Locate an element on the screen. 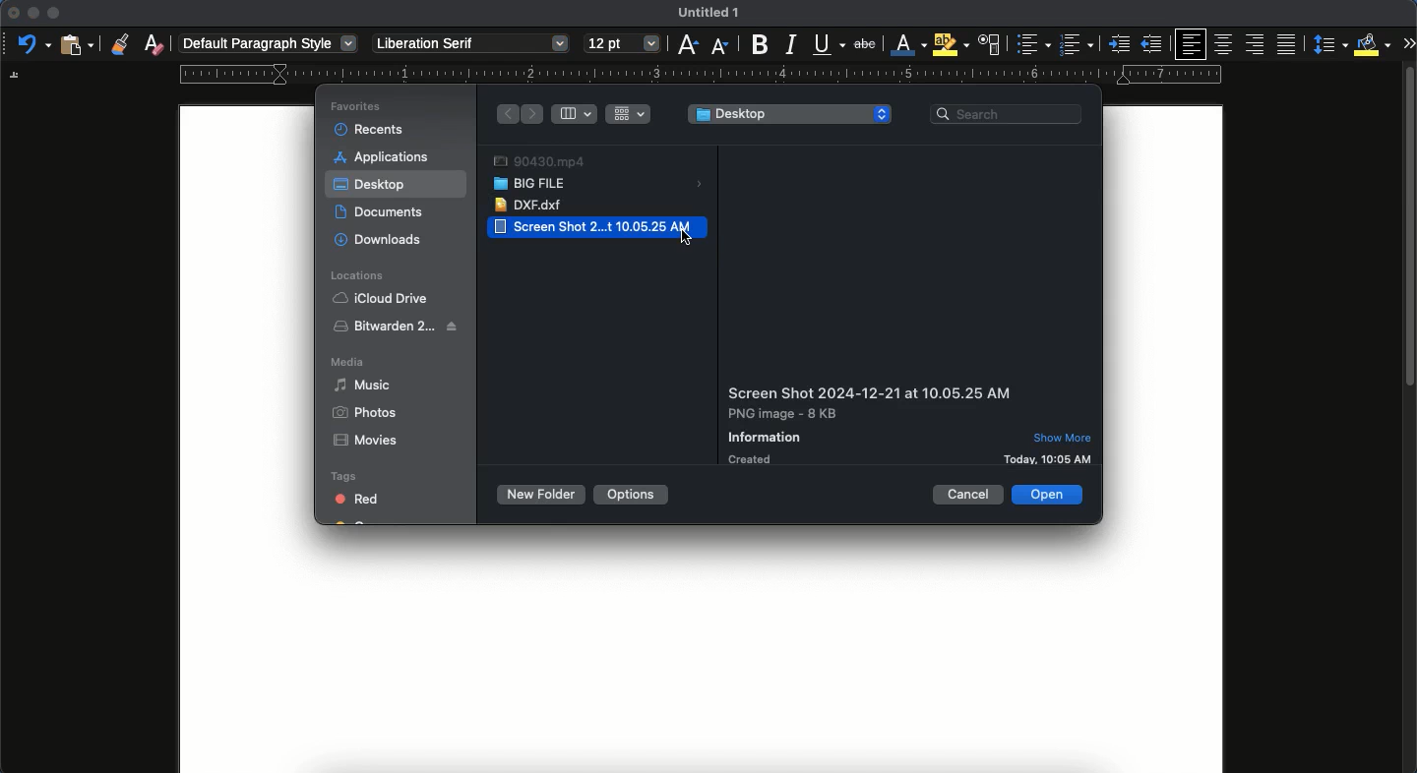 This screenshot has width=1417, height=773. cursor is located at coordinates (687, 238).